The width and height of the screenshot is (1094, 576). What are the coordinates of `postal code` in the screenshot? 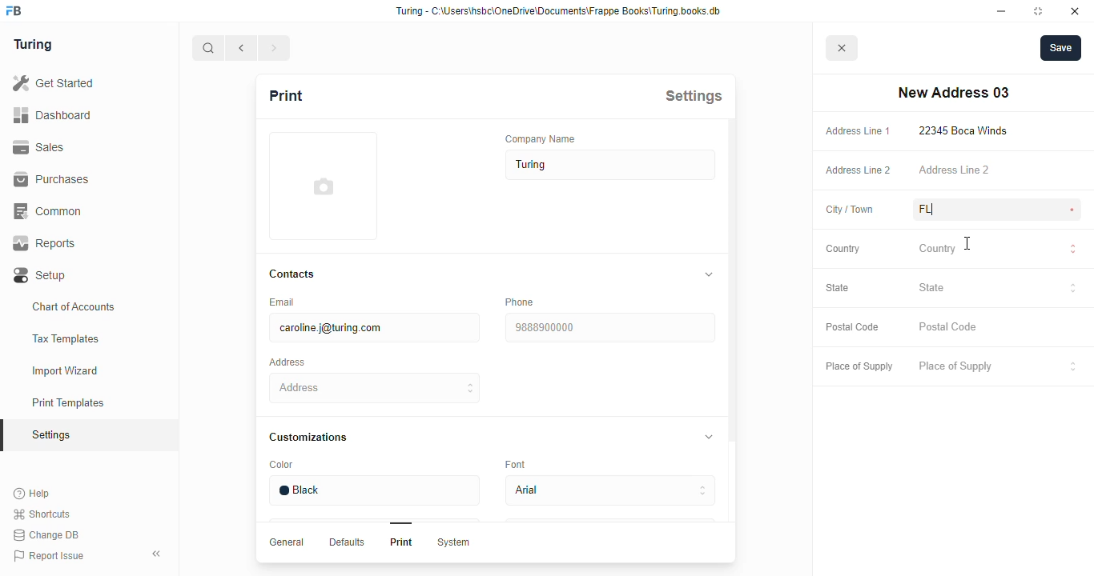 It's located at (851, 327).